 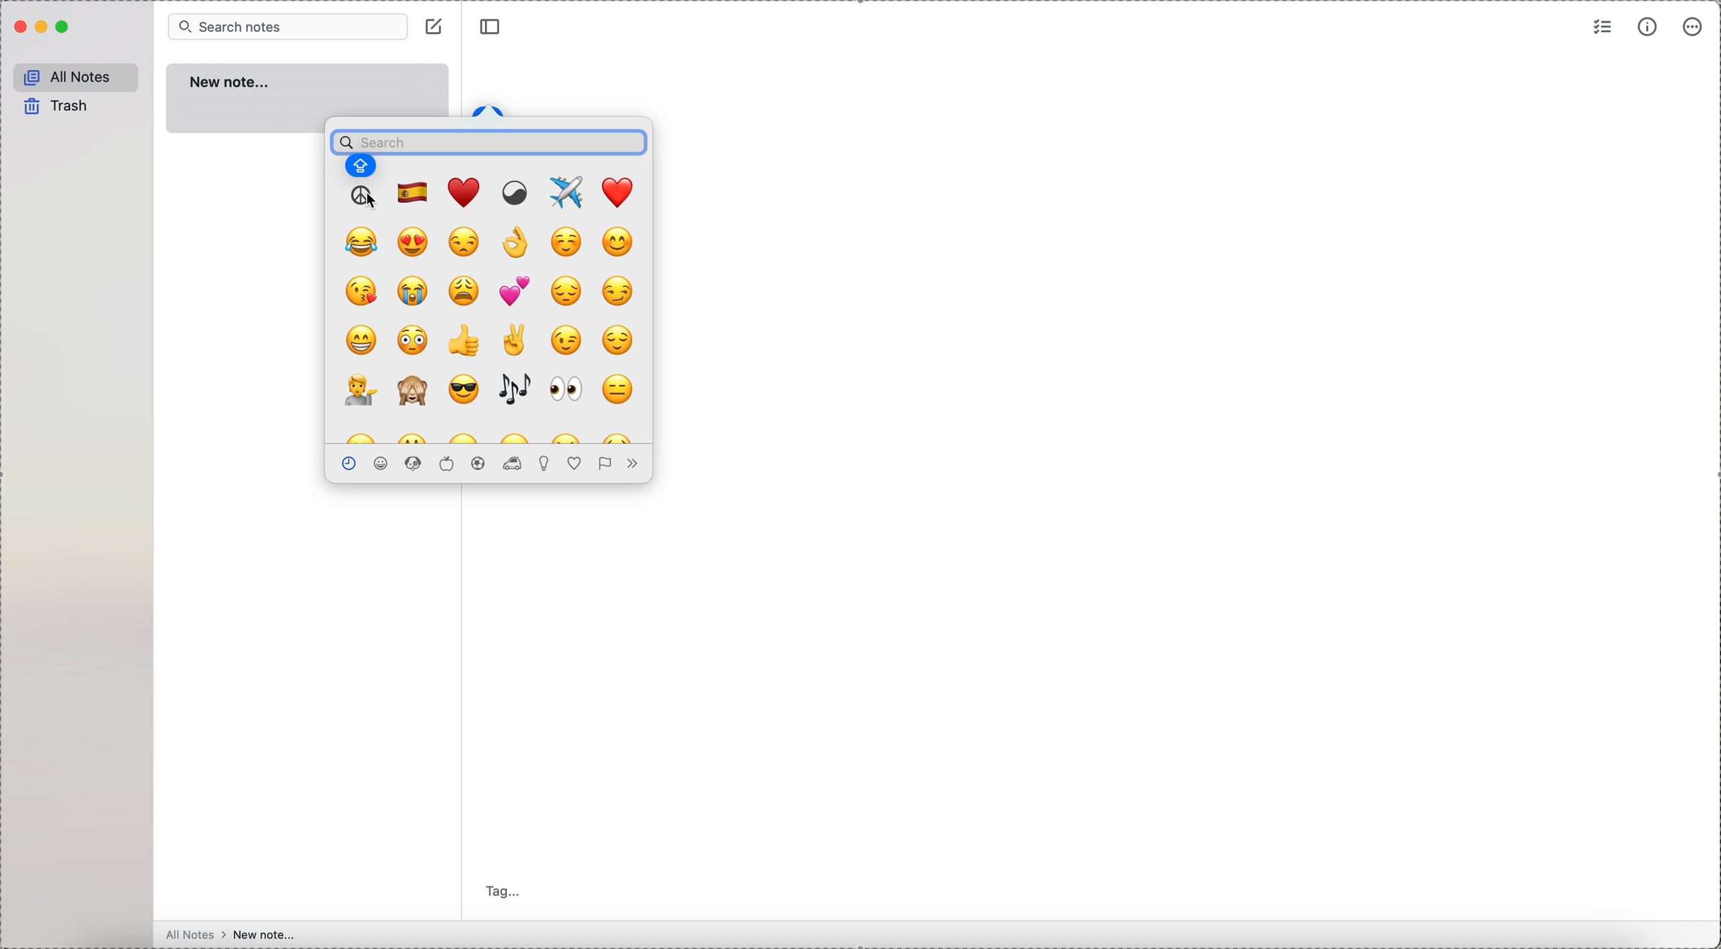 What do you see at coordinates (479, 463) in the screenshot?
I see `emojis` at bounding box center [479, 463].